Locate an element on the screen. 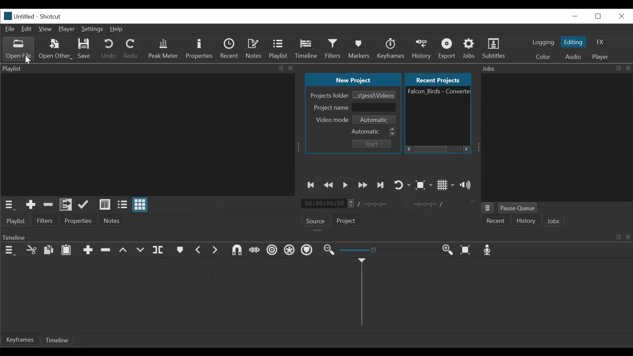  Subtitles is located at coordinates (496, 49).